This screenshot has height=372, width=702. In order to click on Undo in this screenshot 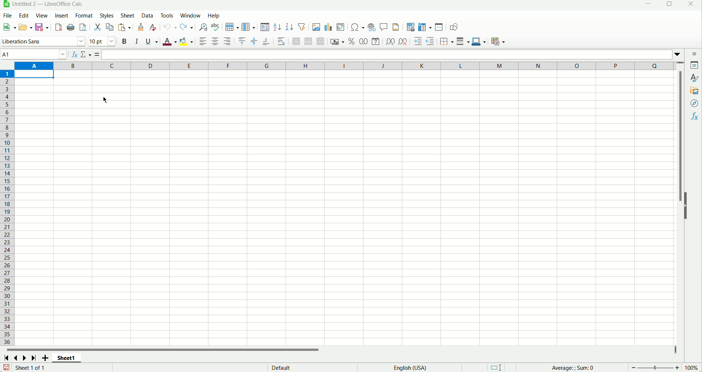, I will do `click(170, 26)`.